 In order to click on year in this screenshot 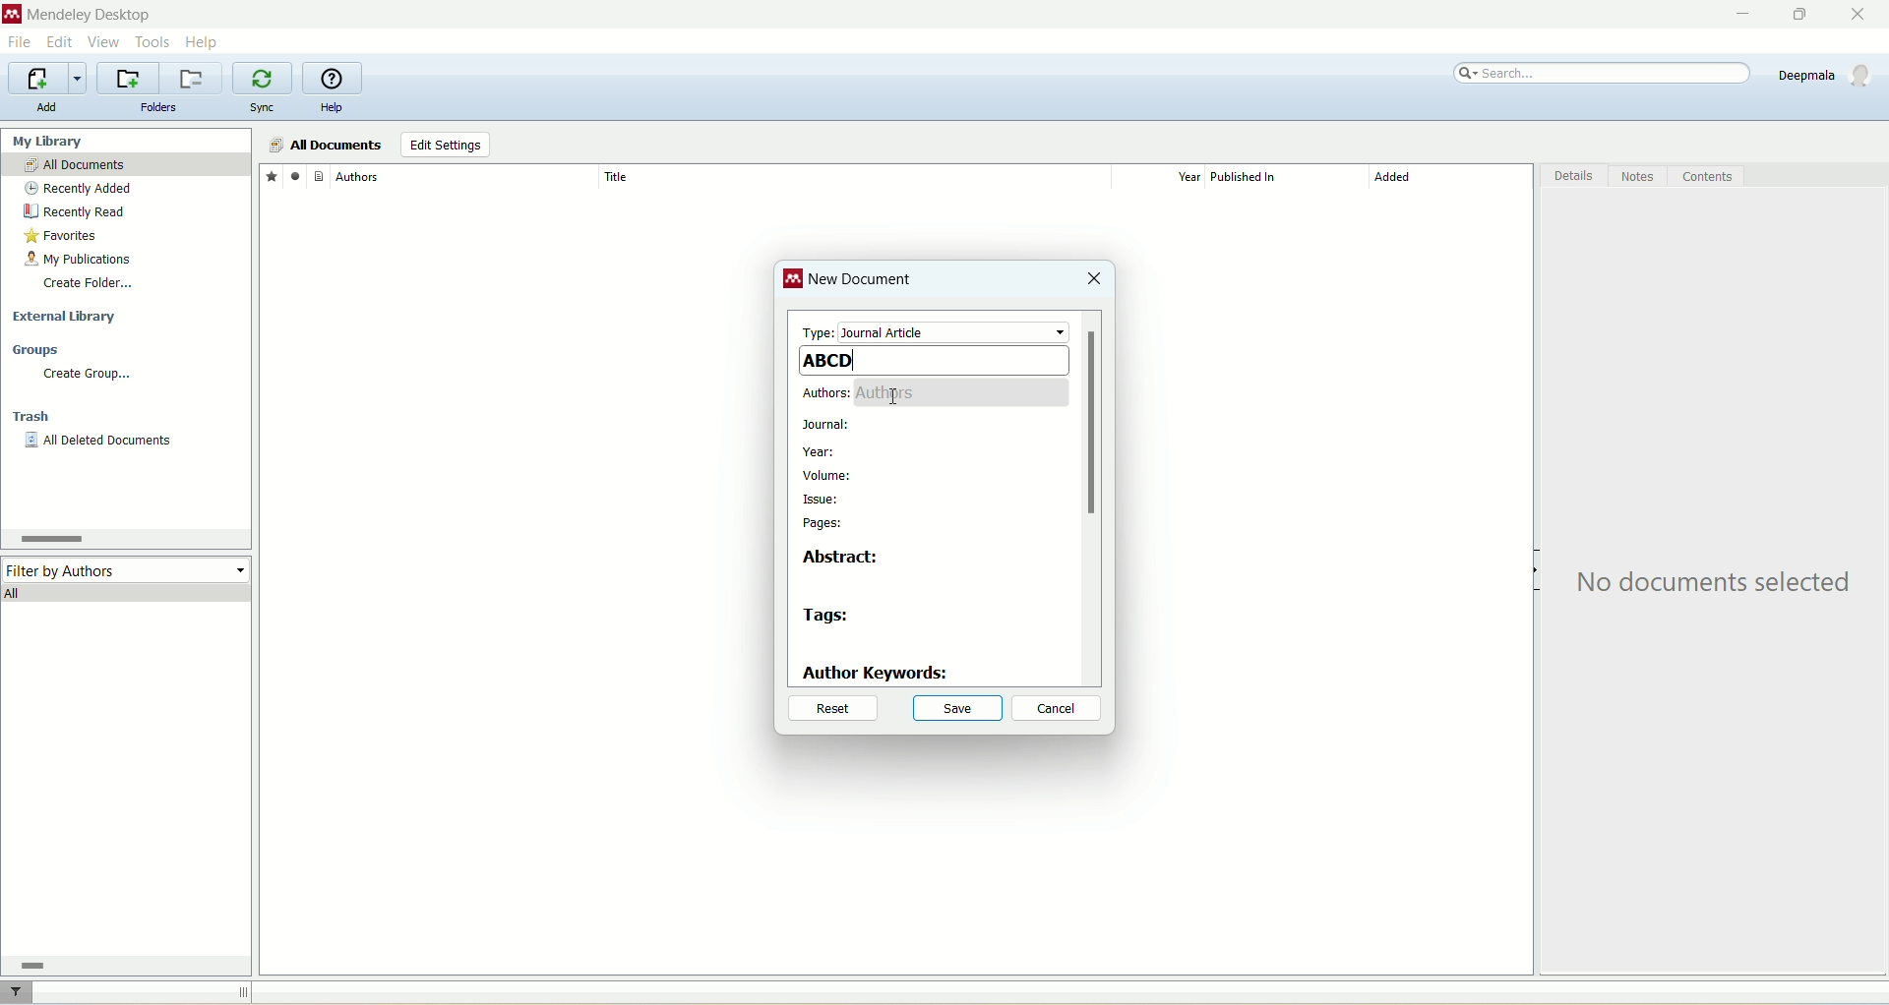, I will do `click(1165, 177)`.